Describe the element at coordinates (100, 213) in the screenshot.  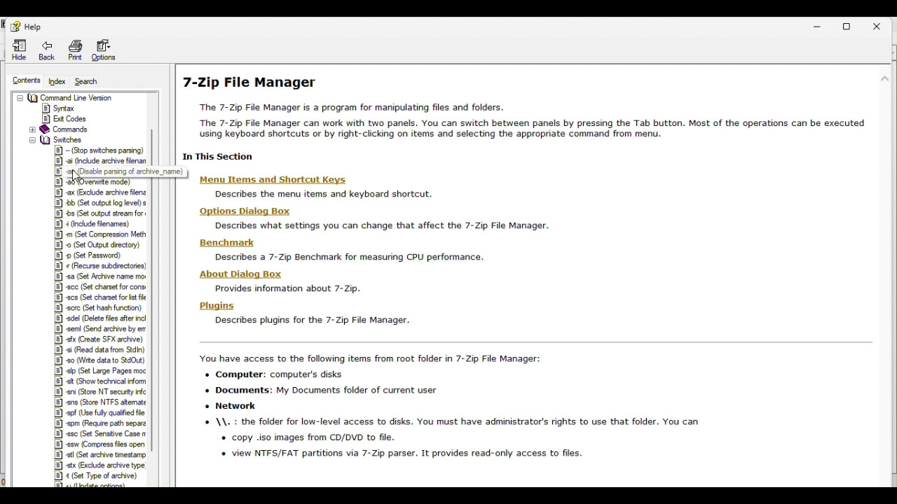
I see `§] bs (Set output stream for «` at that location.